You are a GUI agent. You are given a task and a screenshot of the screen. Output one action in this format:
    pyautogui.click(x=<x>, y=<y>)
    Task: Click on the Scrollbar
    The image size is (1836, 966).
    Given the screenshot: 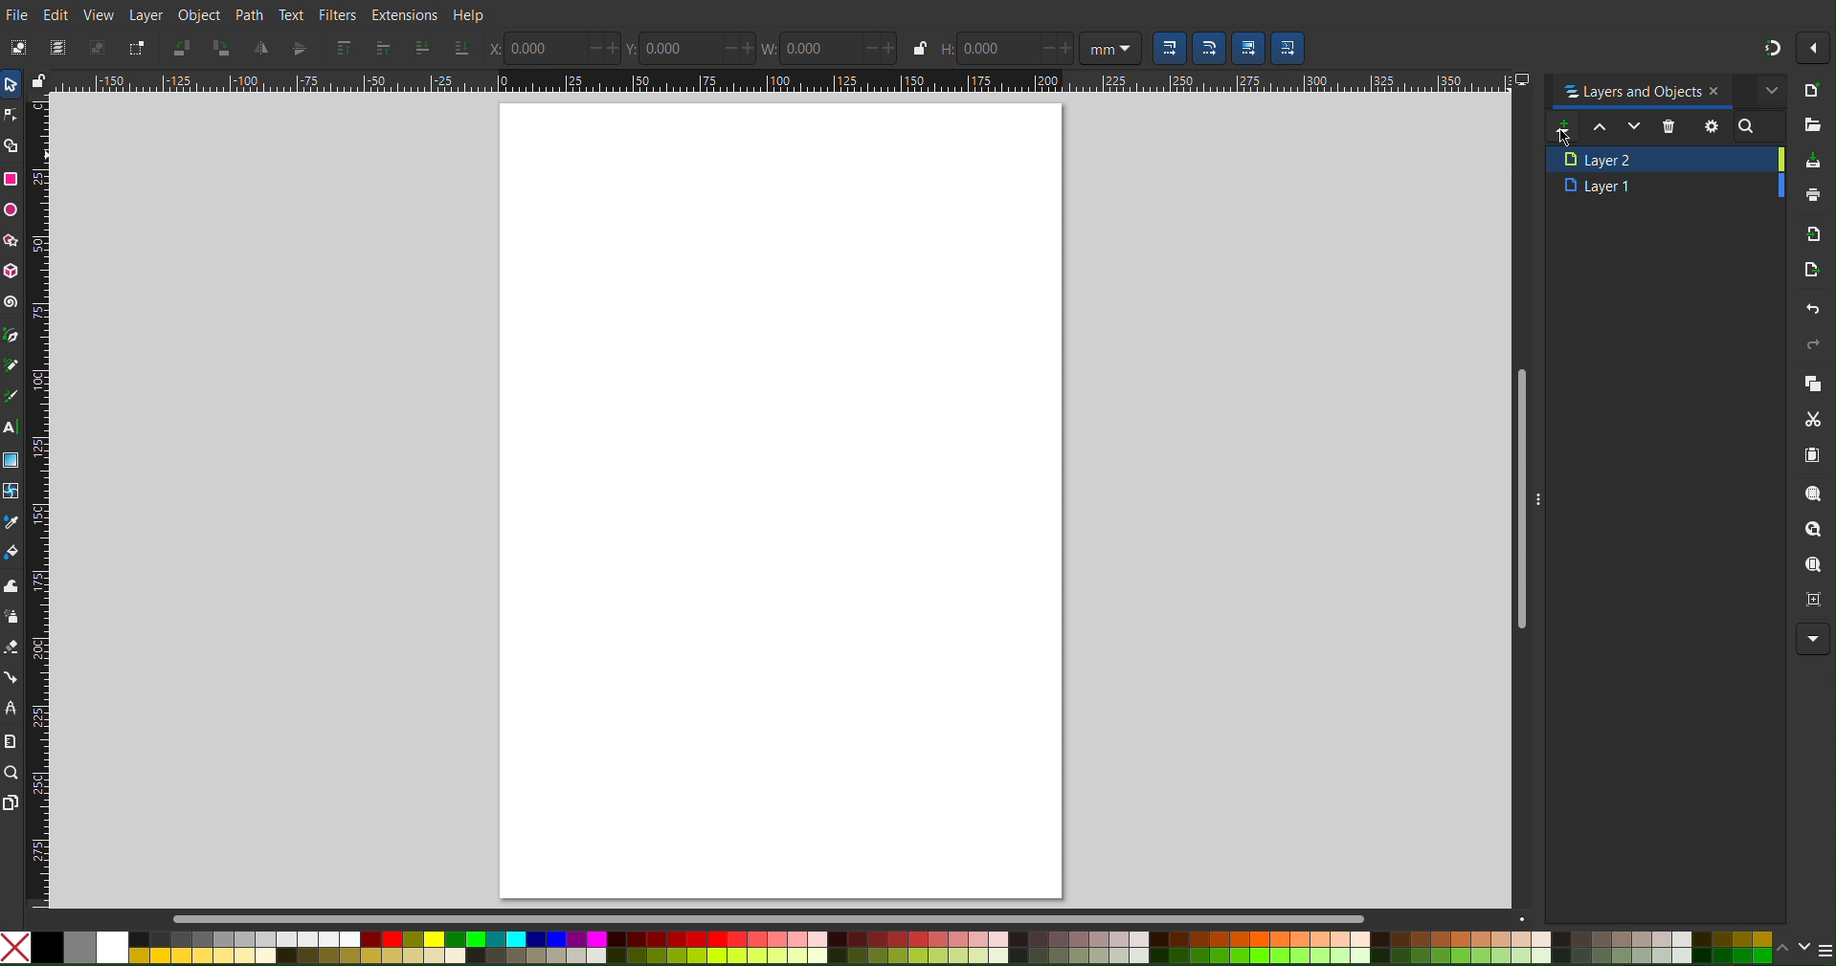 What is the action you would take?
    pyautogui.click(x=1516, y=498)
    